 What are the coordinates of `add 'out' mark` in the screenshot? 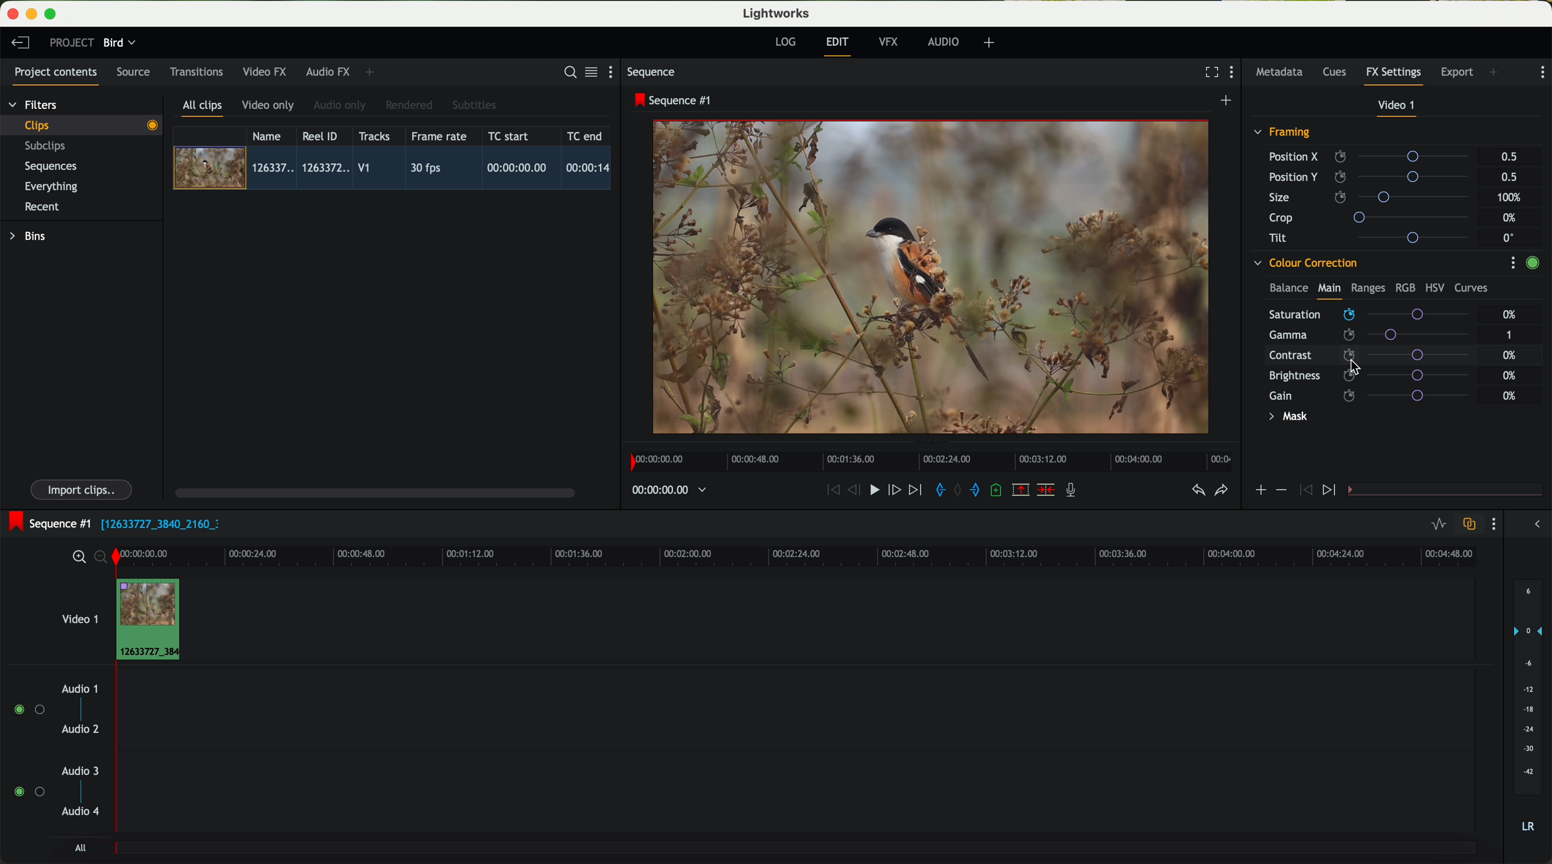 It's located at (981, 489).